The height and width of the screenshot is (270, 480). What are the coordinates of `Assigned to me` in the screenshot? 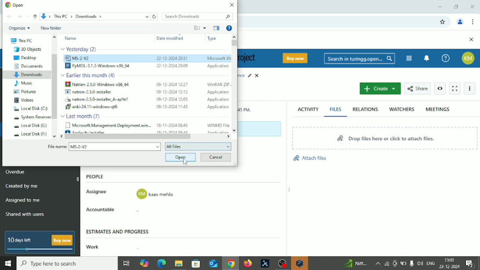 It's located at (23, 200).